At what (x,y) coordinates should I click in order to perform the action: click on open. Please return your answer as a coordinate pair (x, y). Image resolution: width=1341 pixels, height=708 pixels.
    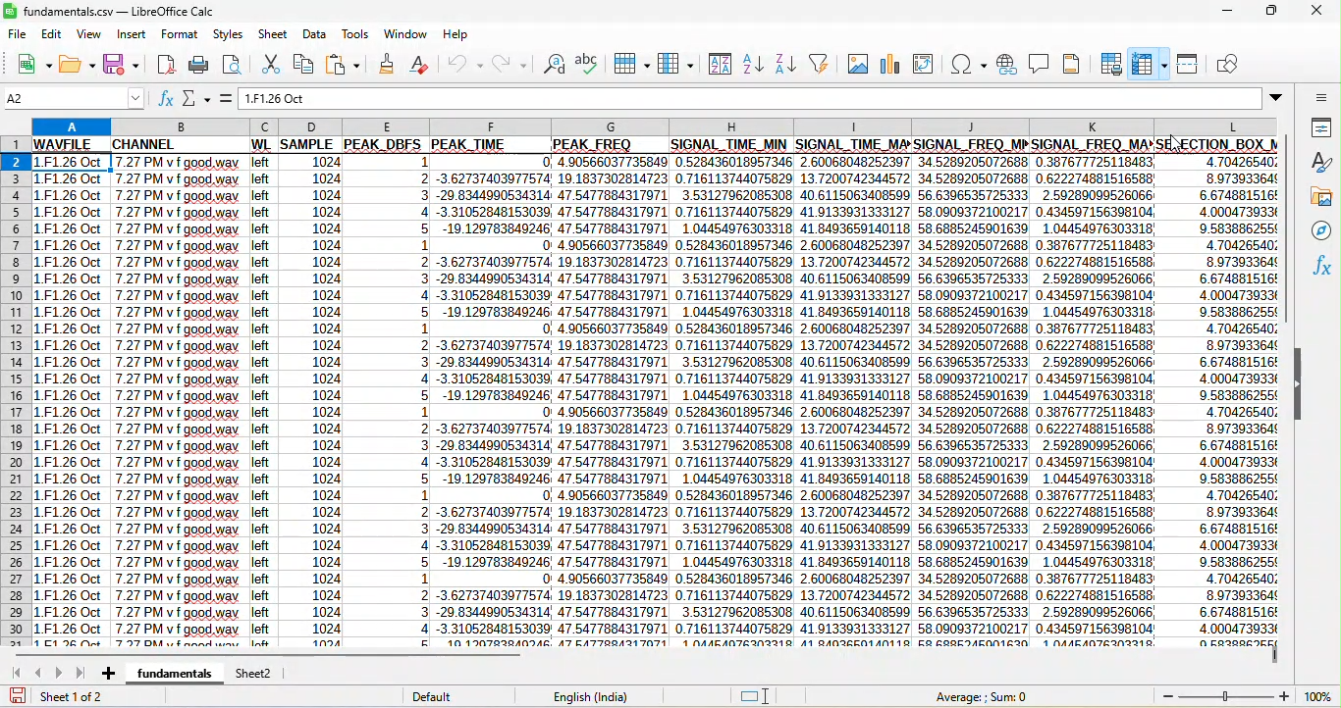
    Looking at the image, I should click on (79, 66).